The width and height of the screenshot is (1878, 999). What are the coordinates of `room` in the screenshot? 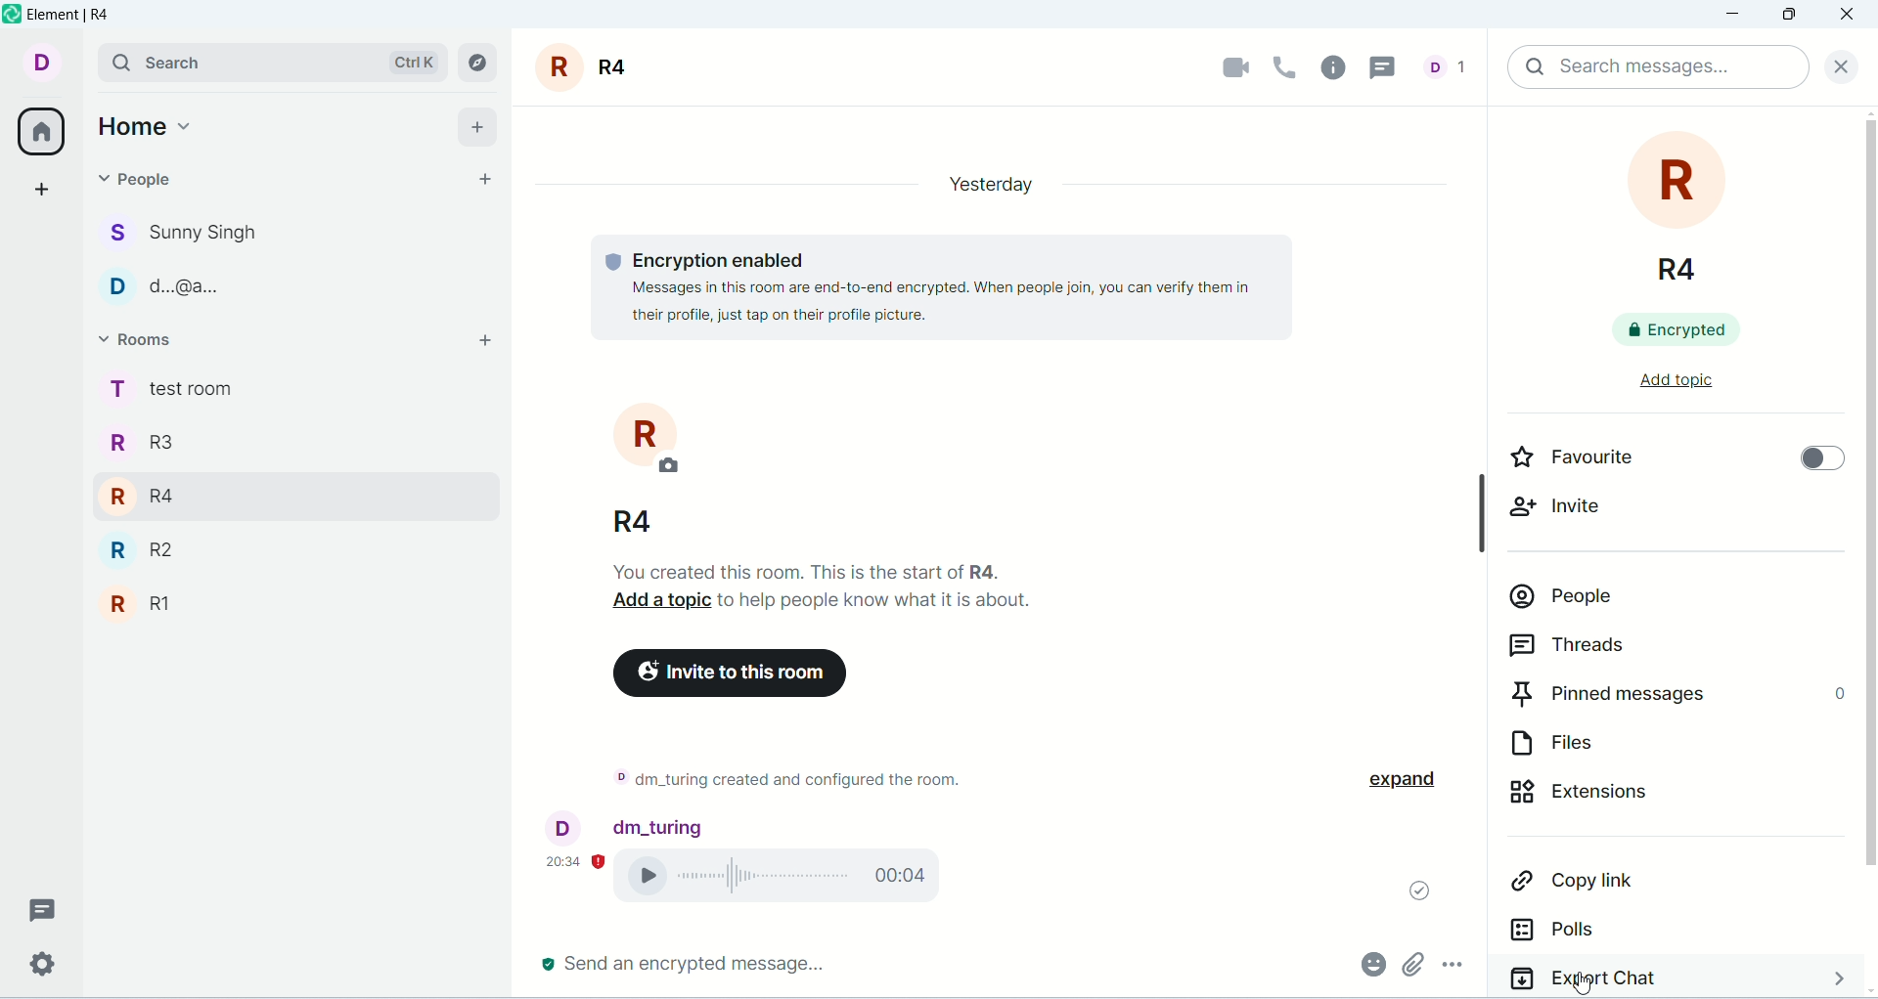 It's located at (589, 67).